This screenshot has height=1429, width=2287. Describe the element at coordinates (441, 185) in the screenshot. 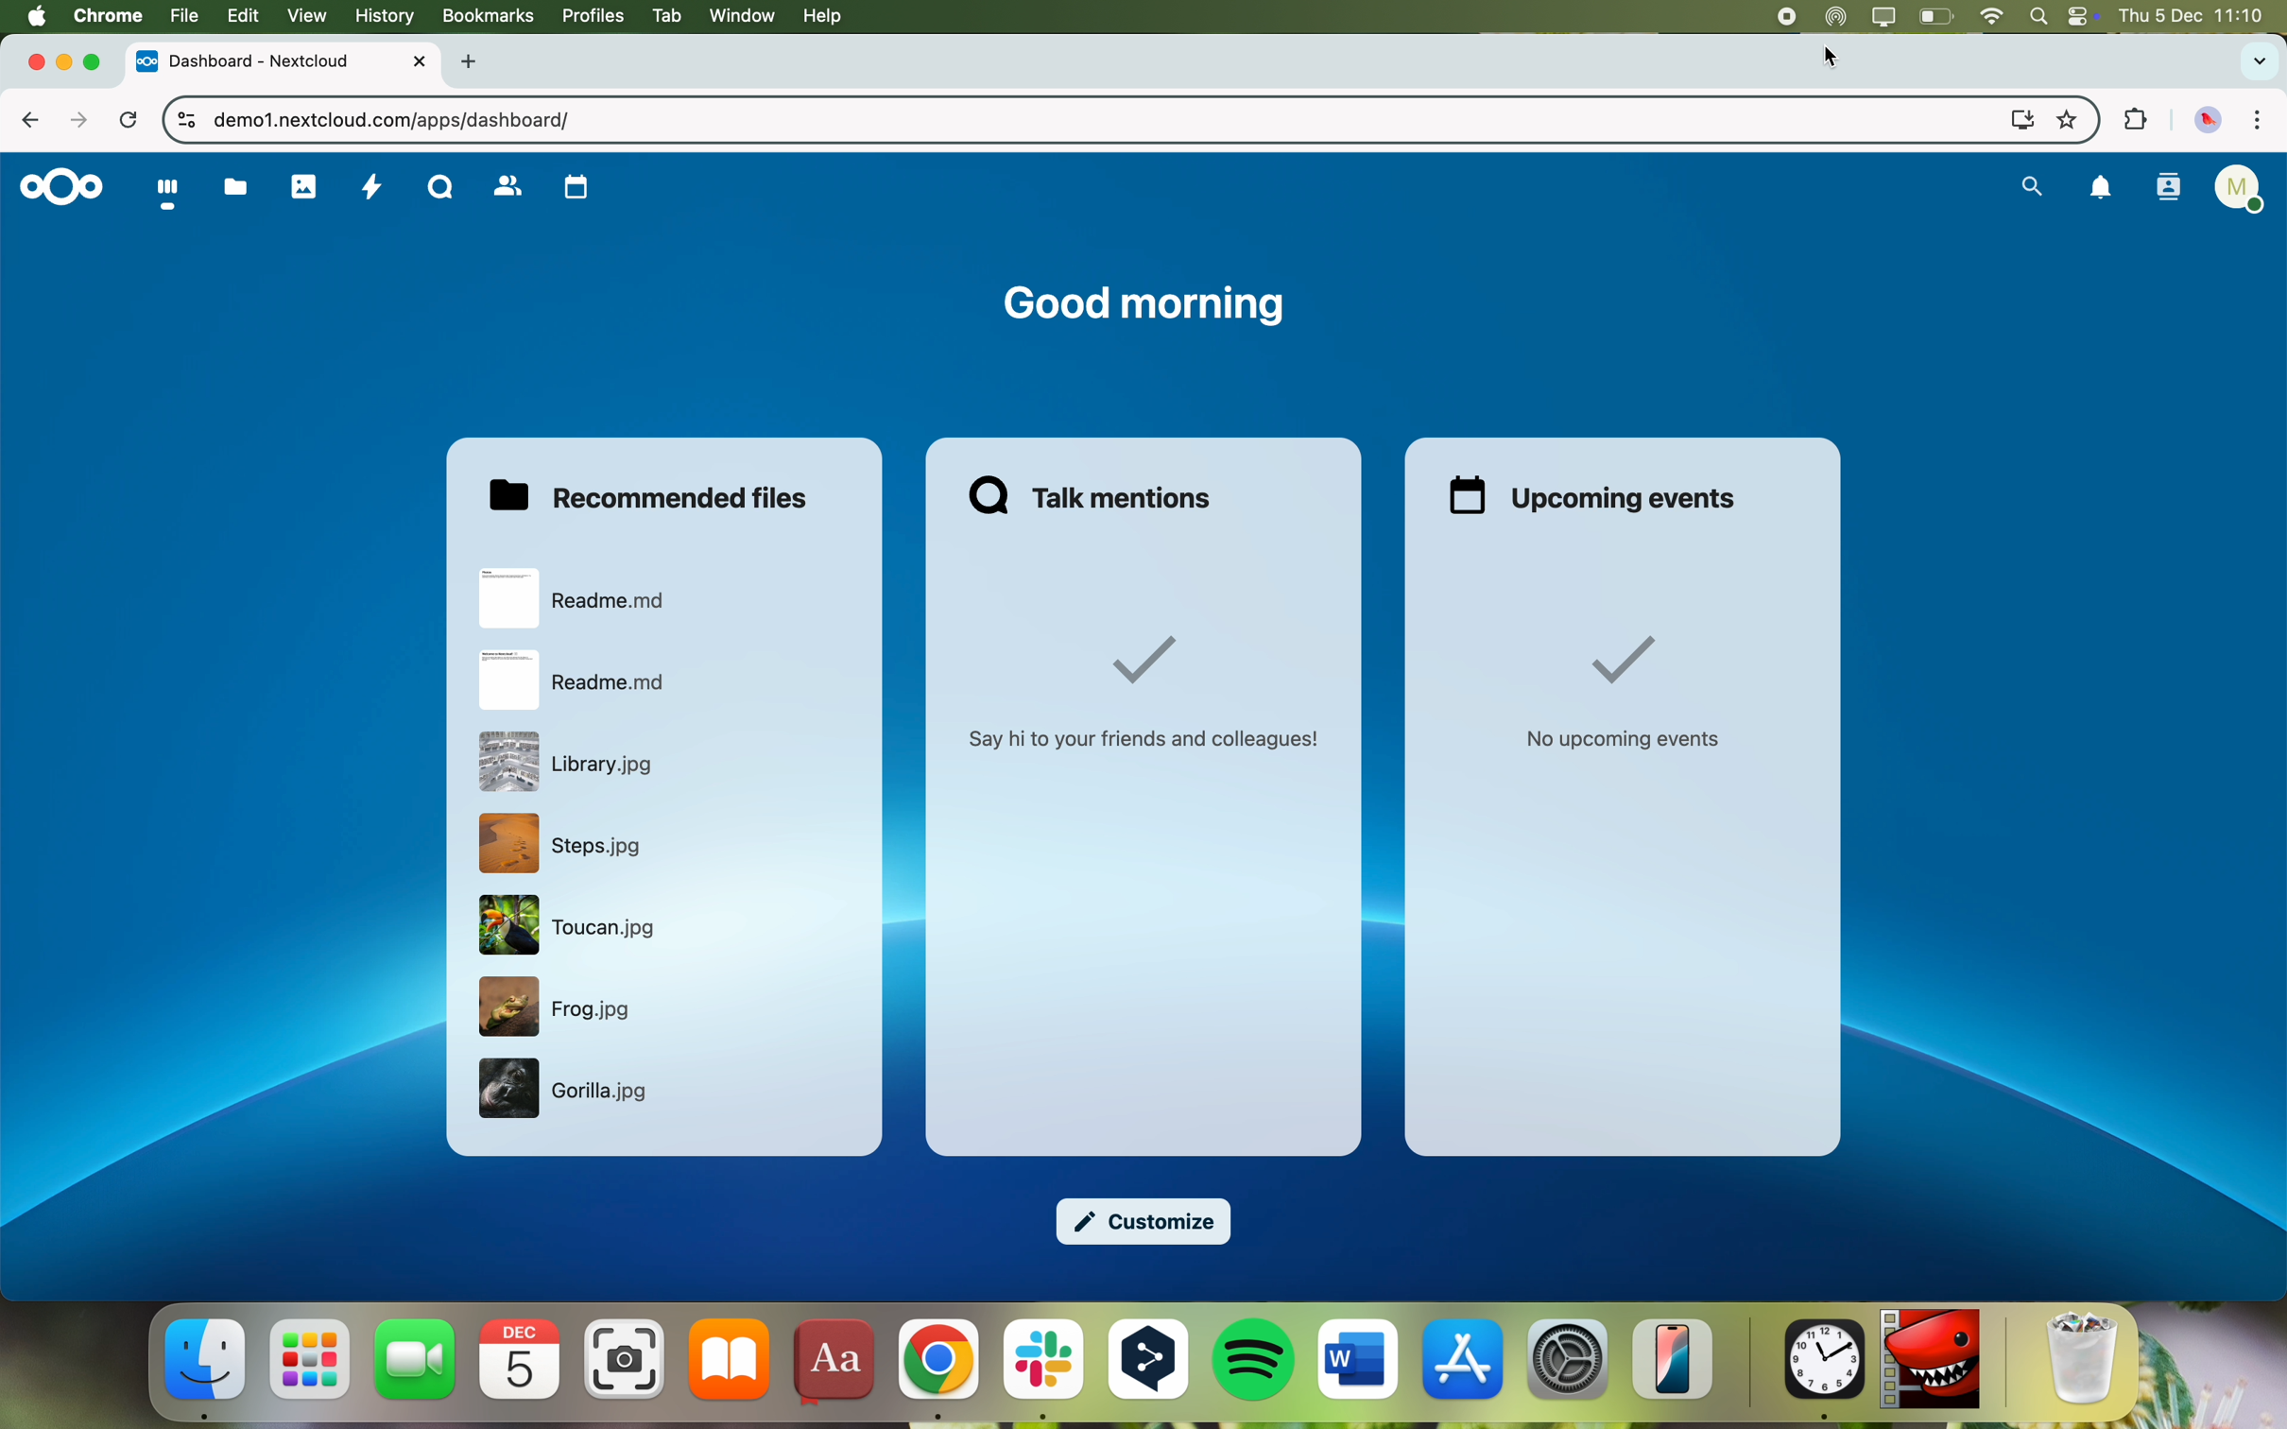

I see `Talk` at that location.